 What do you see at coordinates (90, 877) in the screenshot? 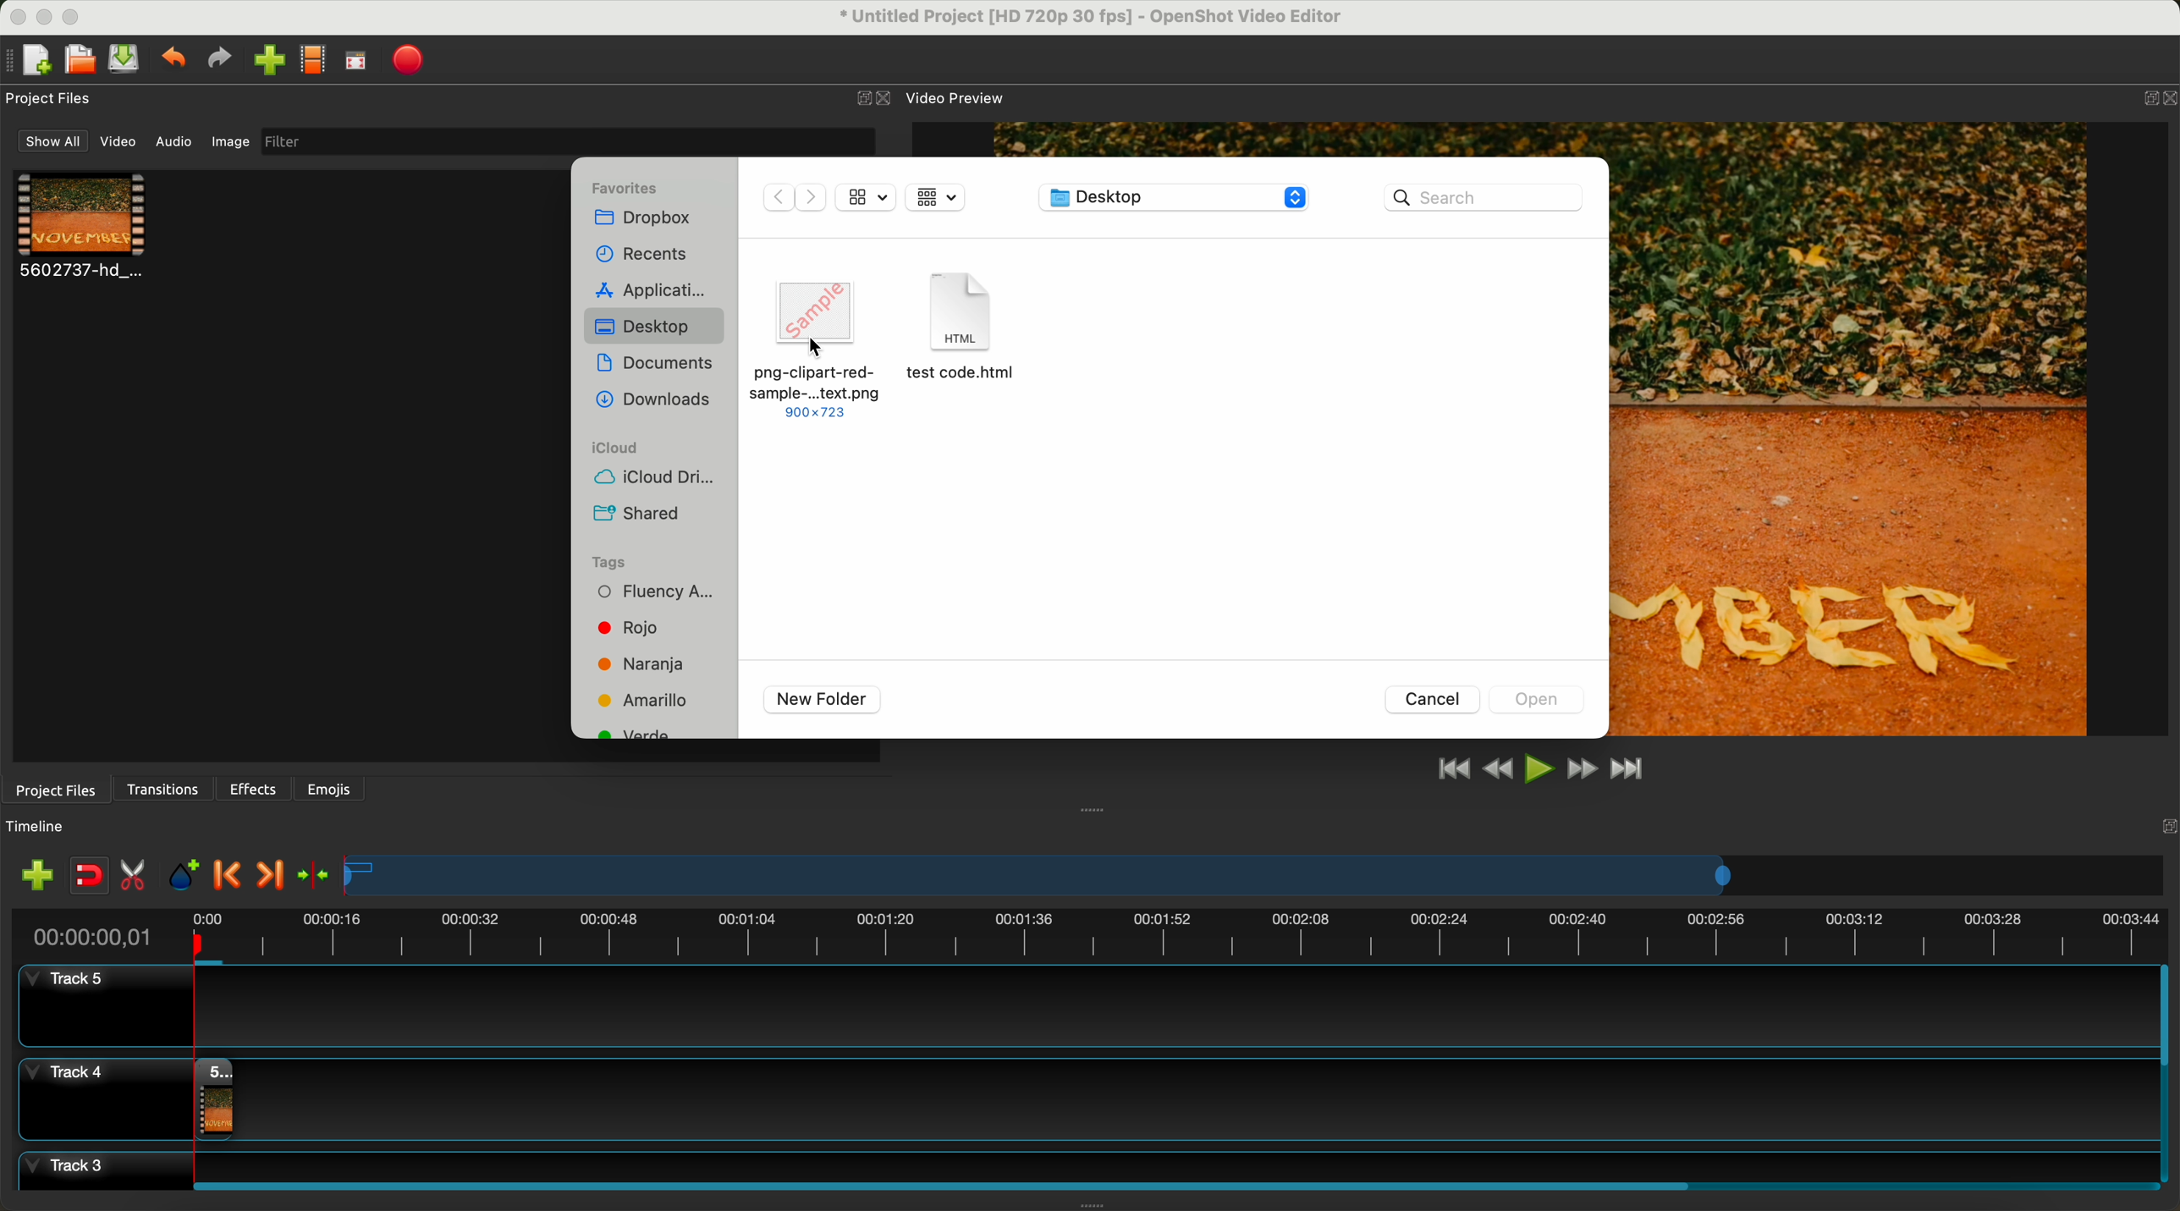
I see `disable snapping` at bounding box center [90, 877].